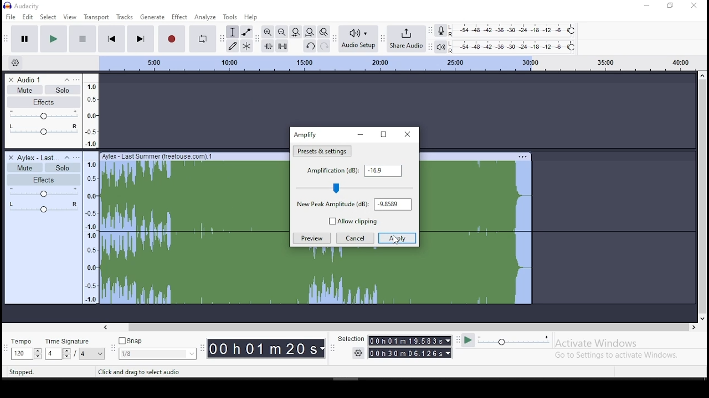  What do you see at coordinates (232, 32) in the screenshot?
I see `selection tool` at bounding box center [232, 32].